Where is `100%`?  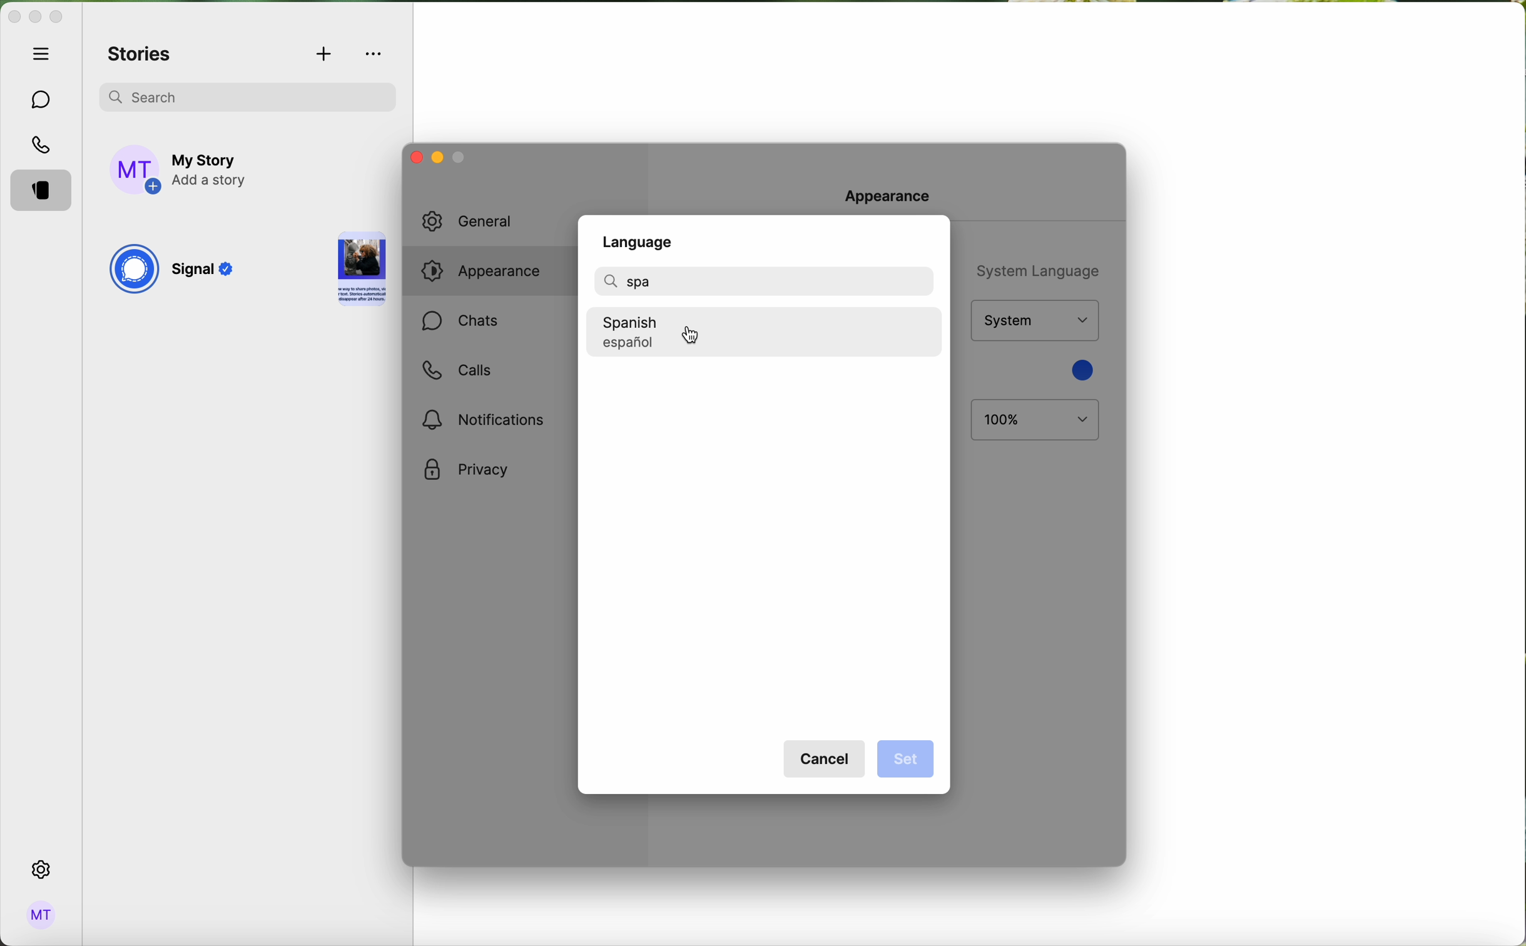 100% is located at coordinates (1035, 420).